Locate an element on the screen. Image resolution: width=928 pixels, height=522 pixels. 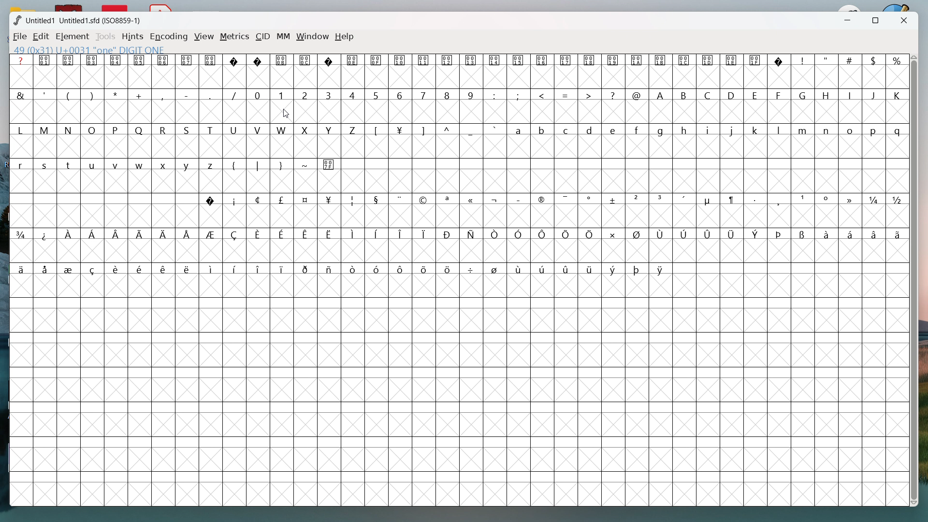
i is located at coordinates (710, 130).